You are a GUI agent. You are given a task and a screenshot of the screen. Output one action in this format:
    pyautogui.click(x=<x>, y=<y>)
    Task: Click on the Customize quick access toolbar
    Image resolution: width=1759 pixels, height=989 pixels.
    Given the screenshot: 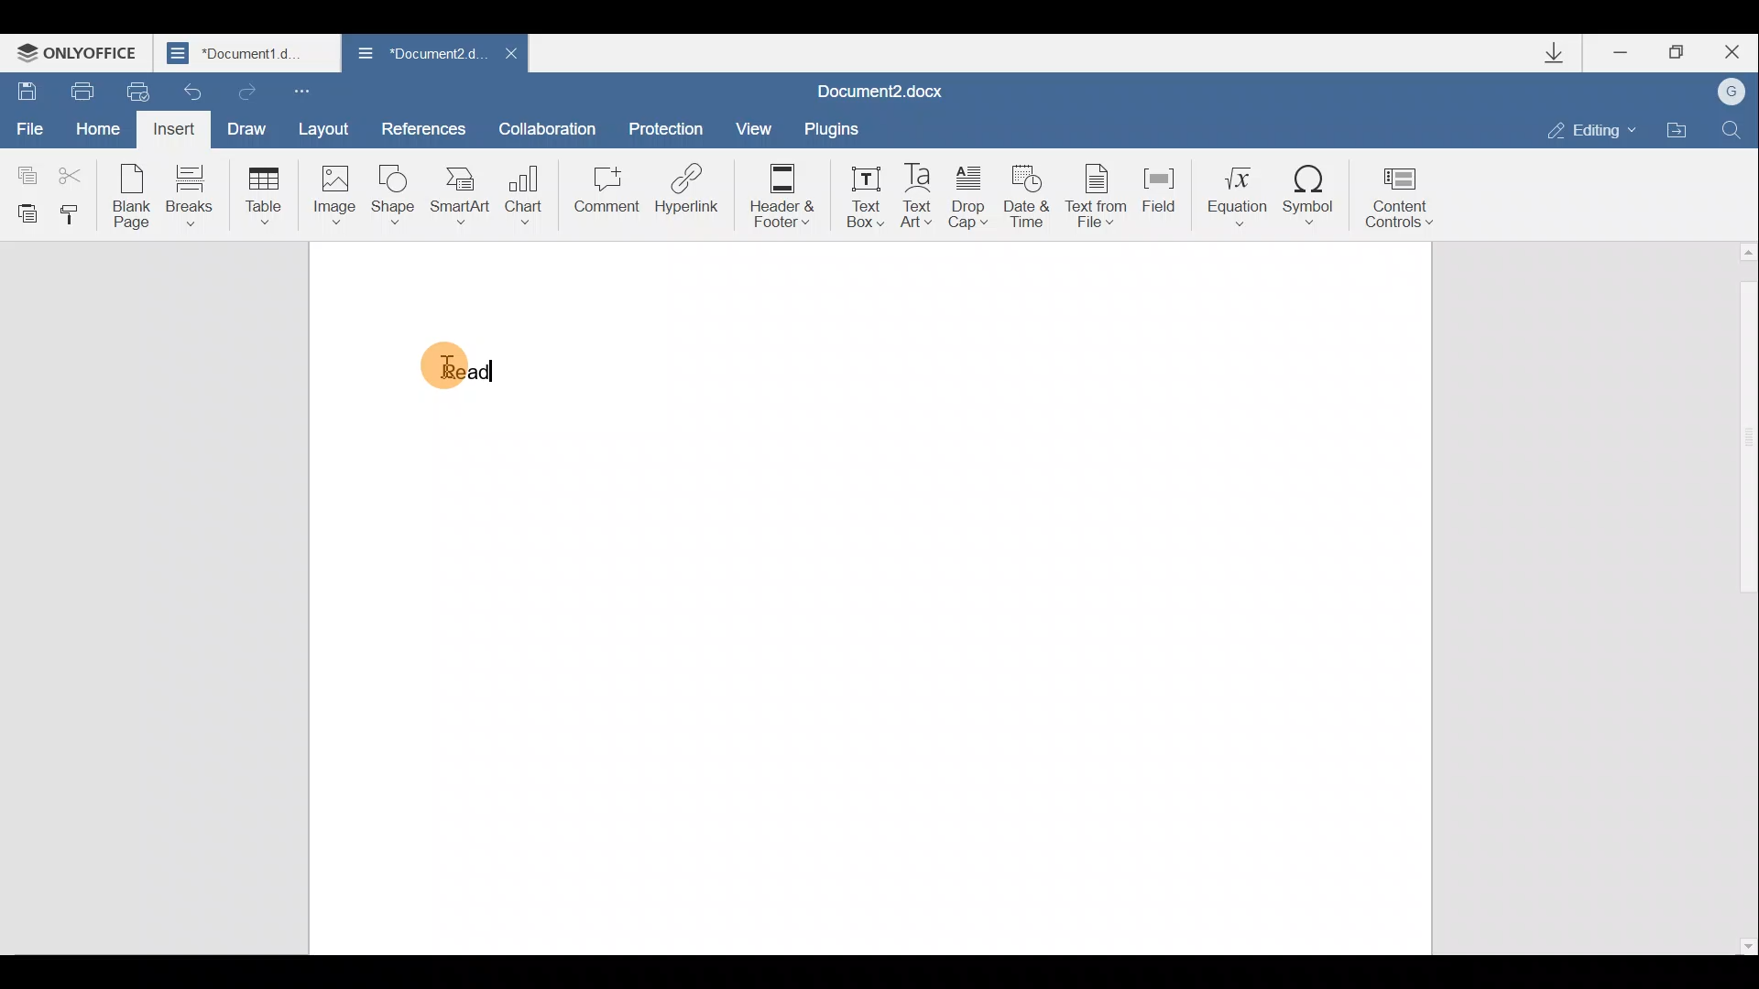 What is the action you would take?
    pyautogui.click(x=300, y=92)
    